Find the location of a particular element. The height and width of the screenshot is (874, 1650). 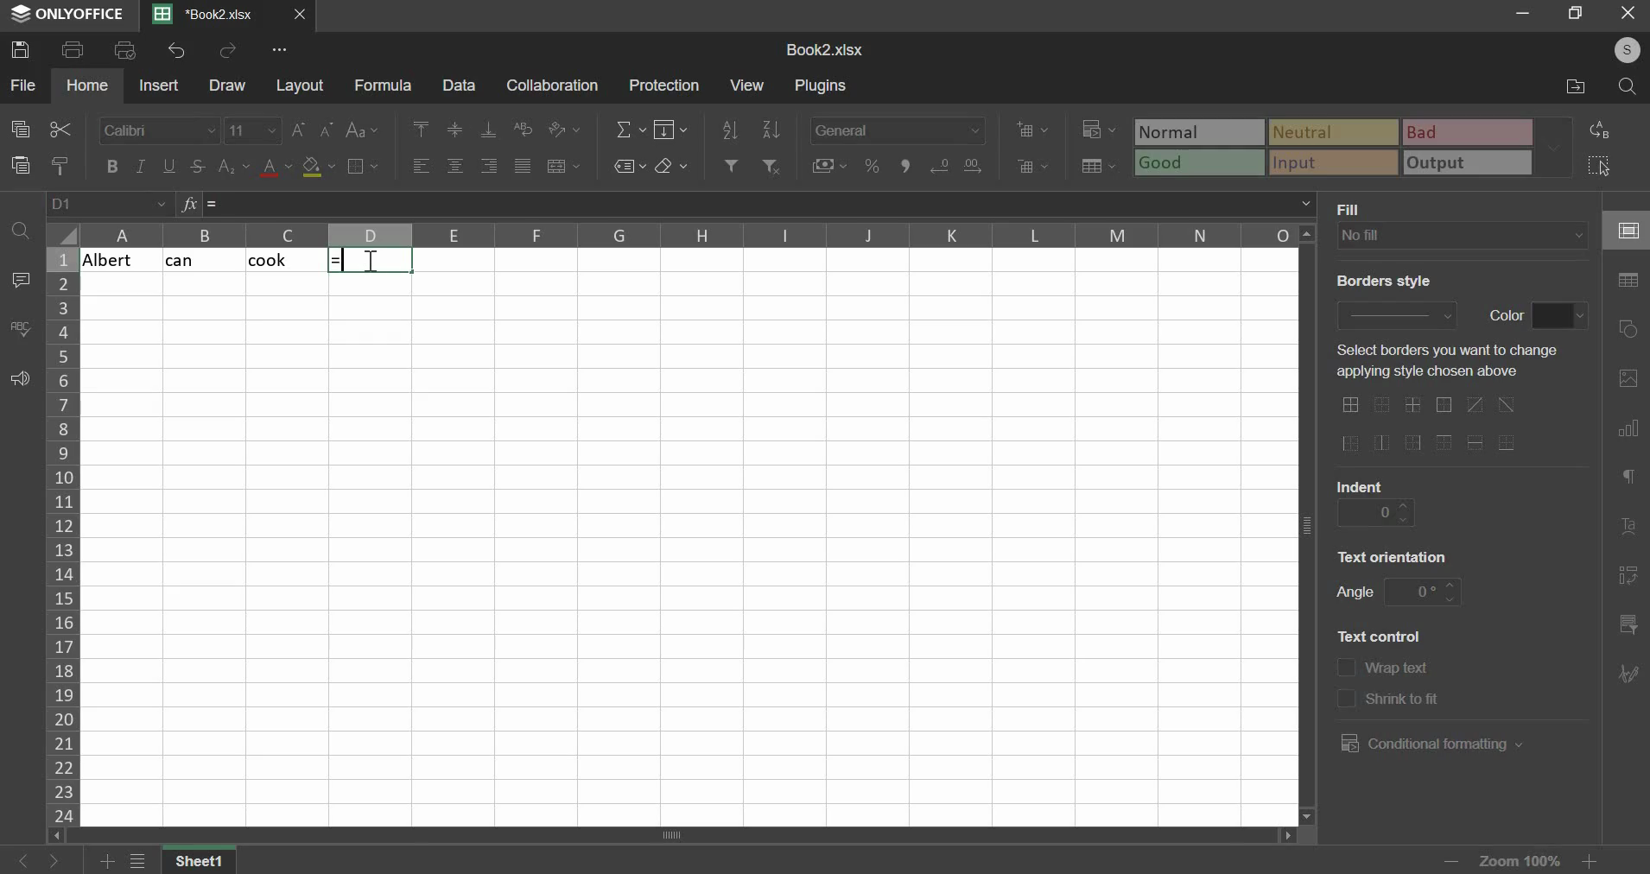

remove filter is located at coordinates (773, 165).